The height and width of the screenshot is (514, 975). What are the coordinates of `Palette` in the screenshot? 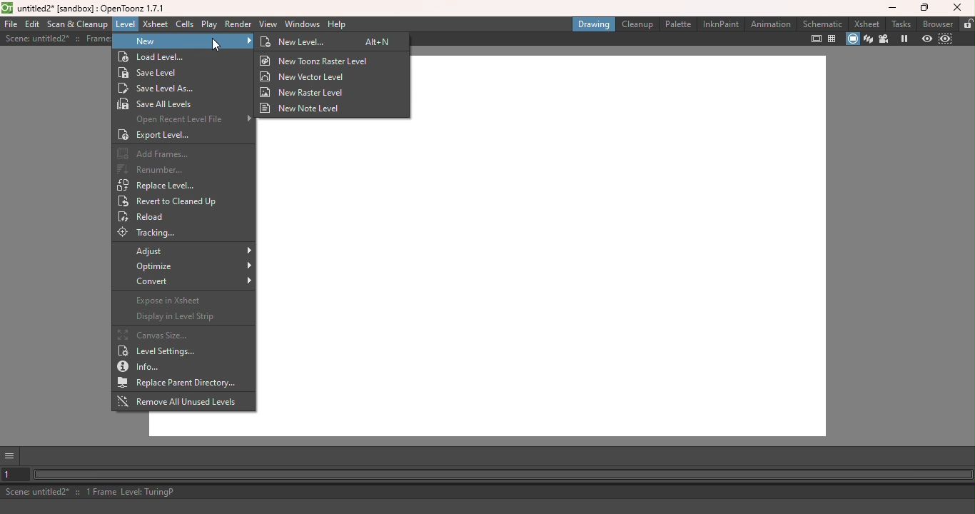 It's located at (677, 24).